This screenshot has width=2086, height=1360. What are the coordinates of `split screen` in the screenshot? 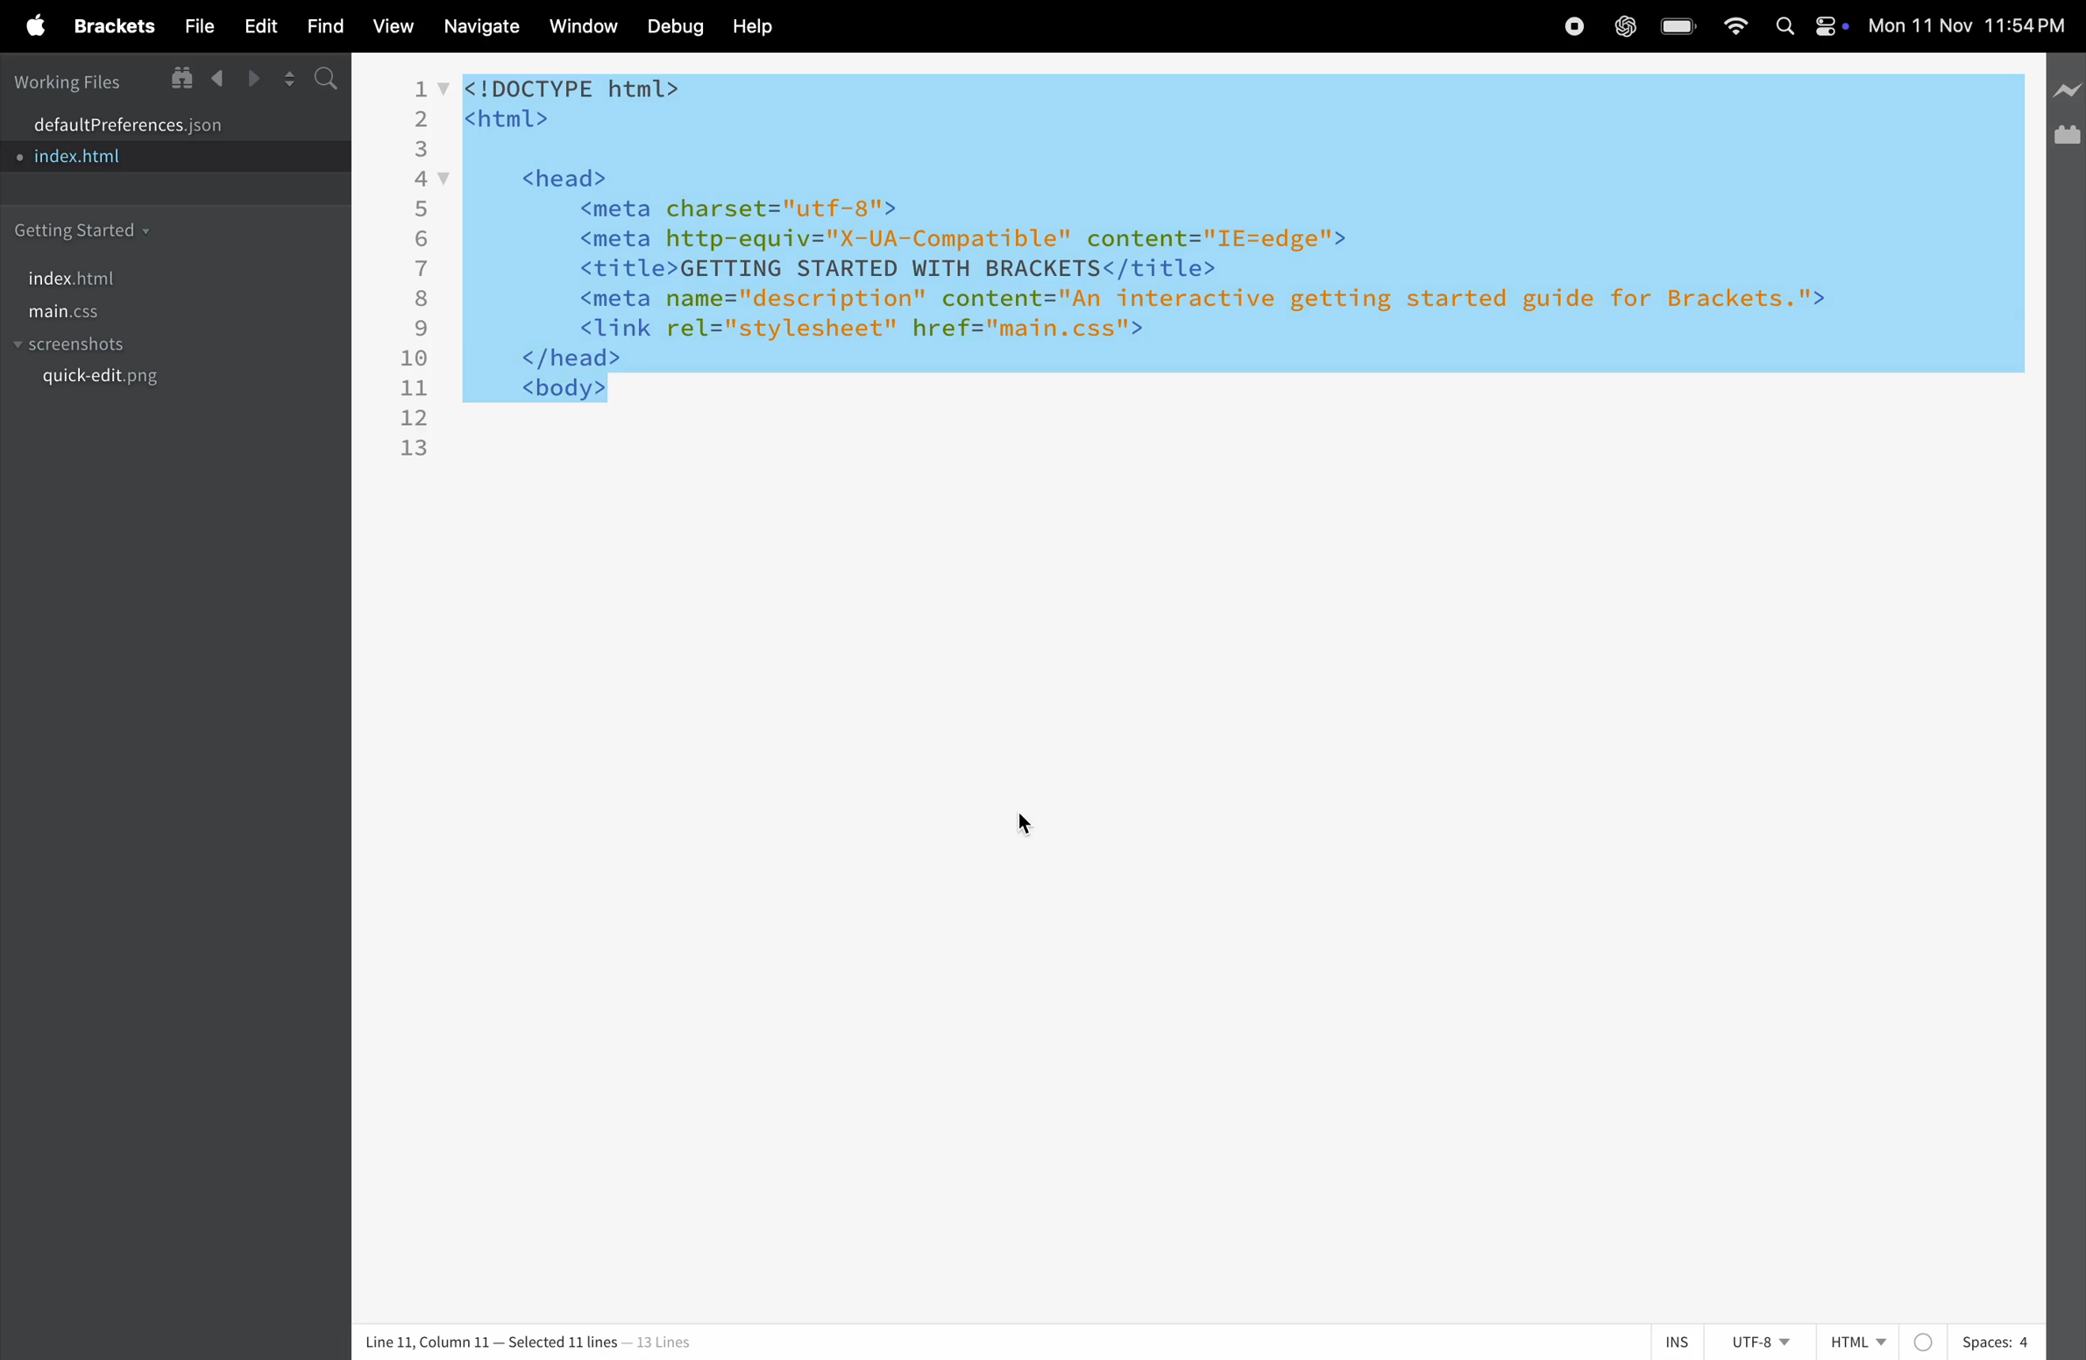 It's located at (288, 78).